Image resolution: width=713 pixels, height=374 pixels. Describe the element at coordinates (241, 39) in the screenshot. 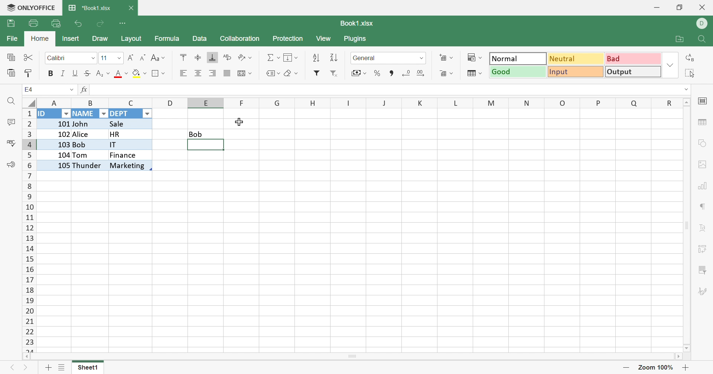

I see `Collaboration` at that location.